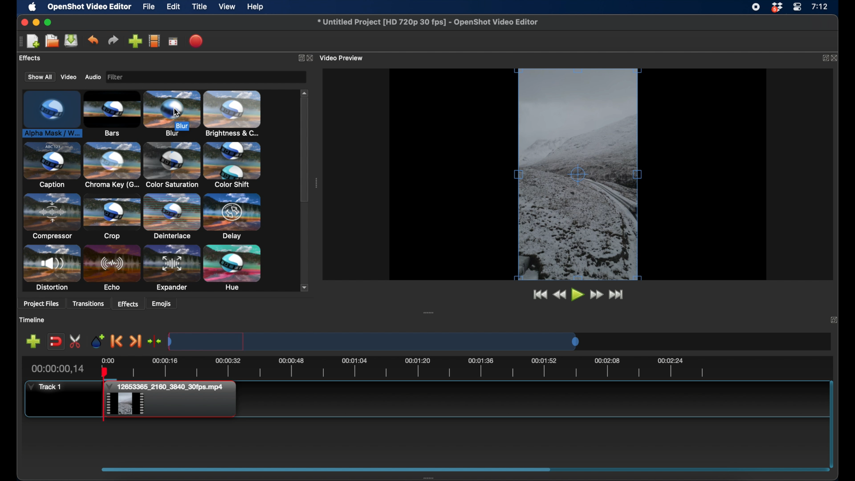  Describe the element at coordinates (112, 165) in the screenshot. I see `chroma key` at that location.